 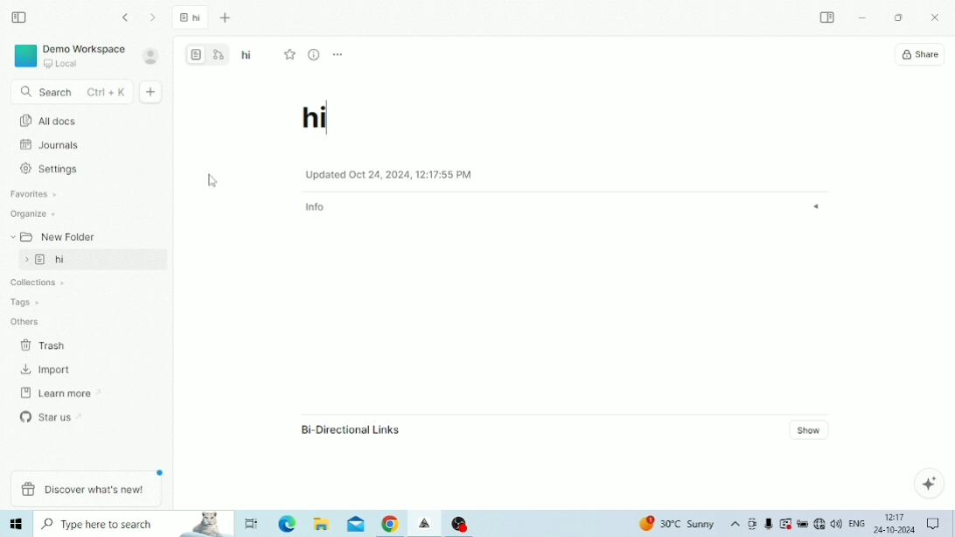 I want to click on Temperature, so click(x=679, y=524).